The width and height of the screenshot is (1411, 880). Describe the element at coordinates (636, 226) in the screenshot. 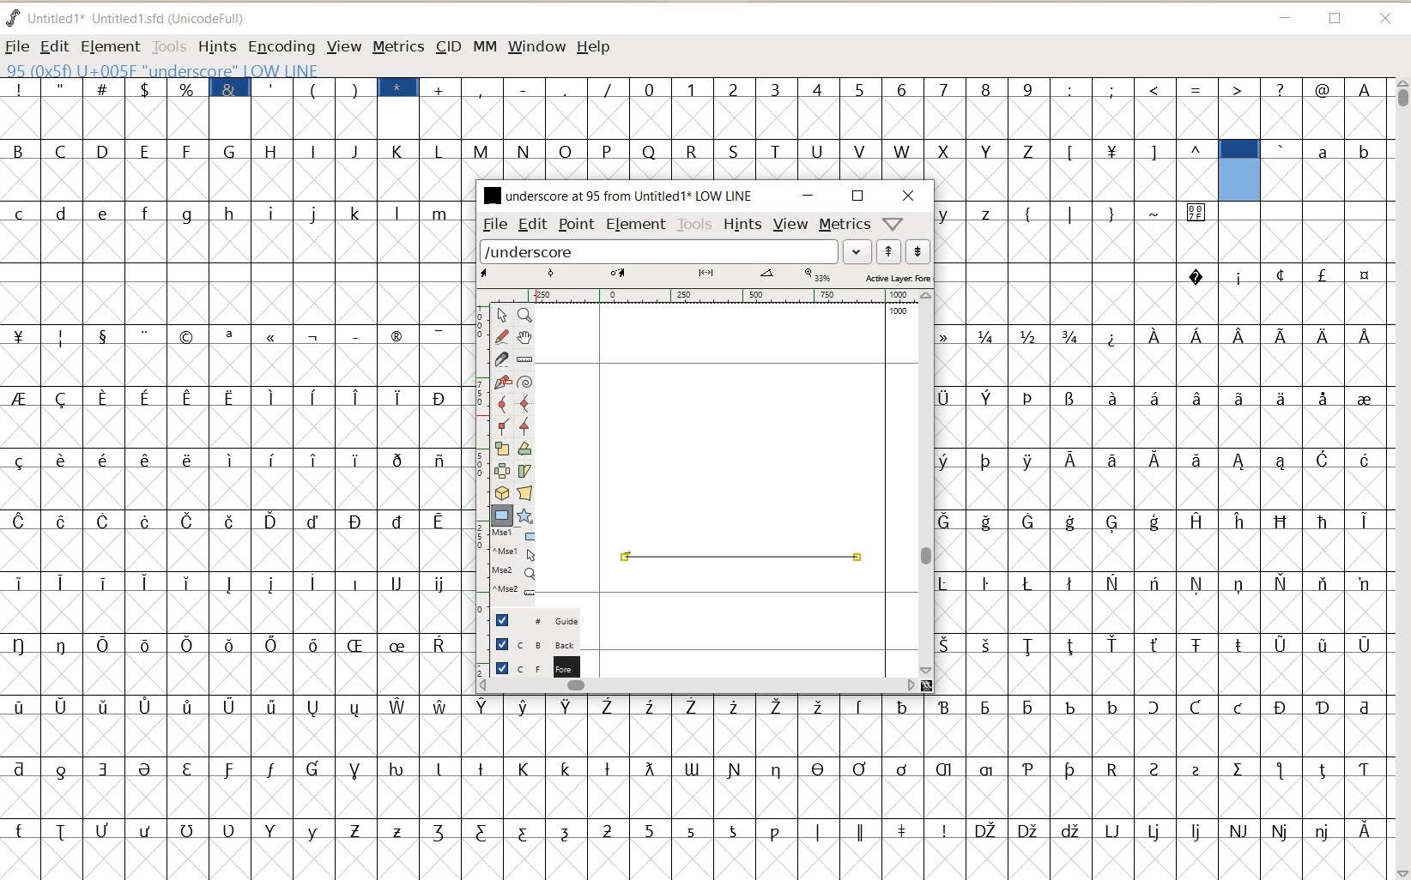

I see `ELEMENT` at that location.